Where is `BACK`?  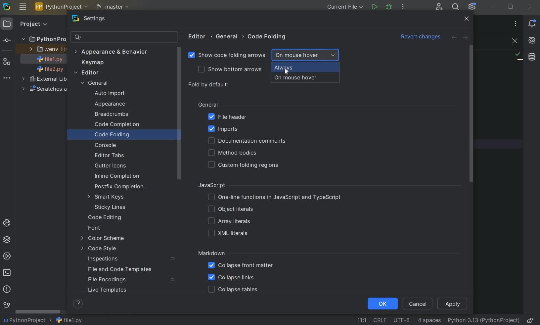
BACK is located at coordinates (454, 38).